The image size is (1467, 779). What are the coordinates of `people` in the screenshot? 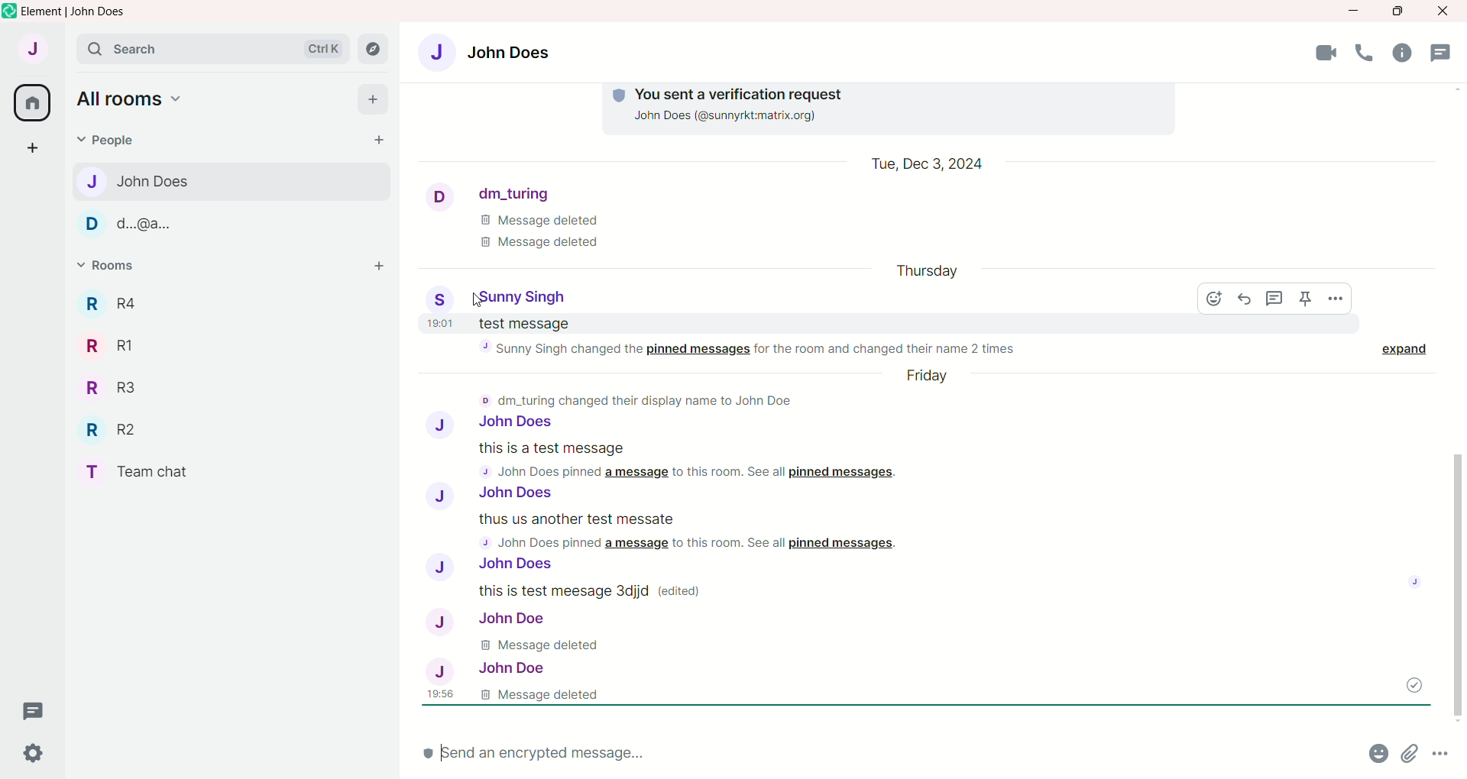 It's located at (105, 142).